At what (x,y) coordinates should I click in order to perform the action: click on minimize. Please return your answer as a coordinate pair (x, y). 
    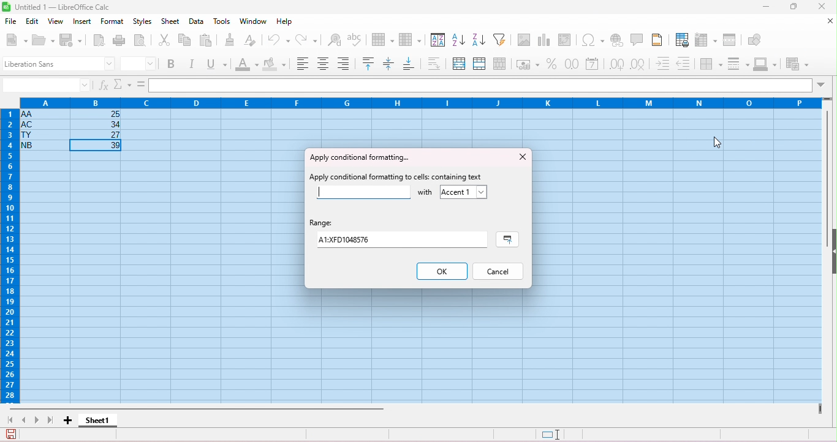
    Looking at the image, I should click on (765, 7).